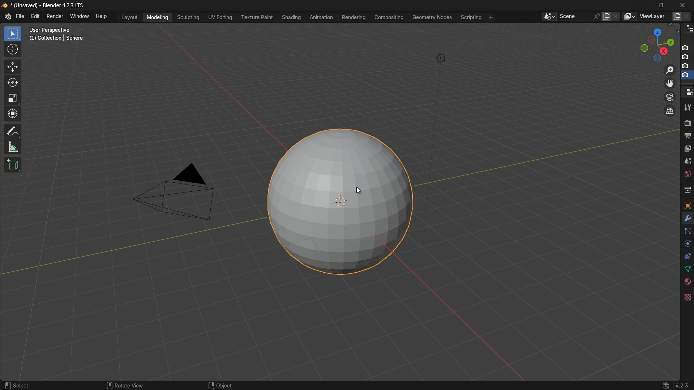 This screenshot has height=390, width=694. I want to click on transform, so click(13, 114).